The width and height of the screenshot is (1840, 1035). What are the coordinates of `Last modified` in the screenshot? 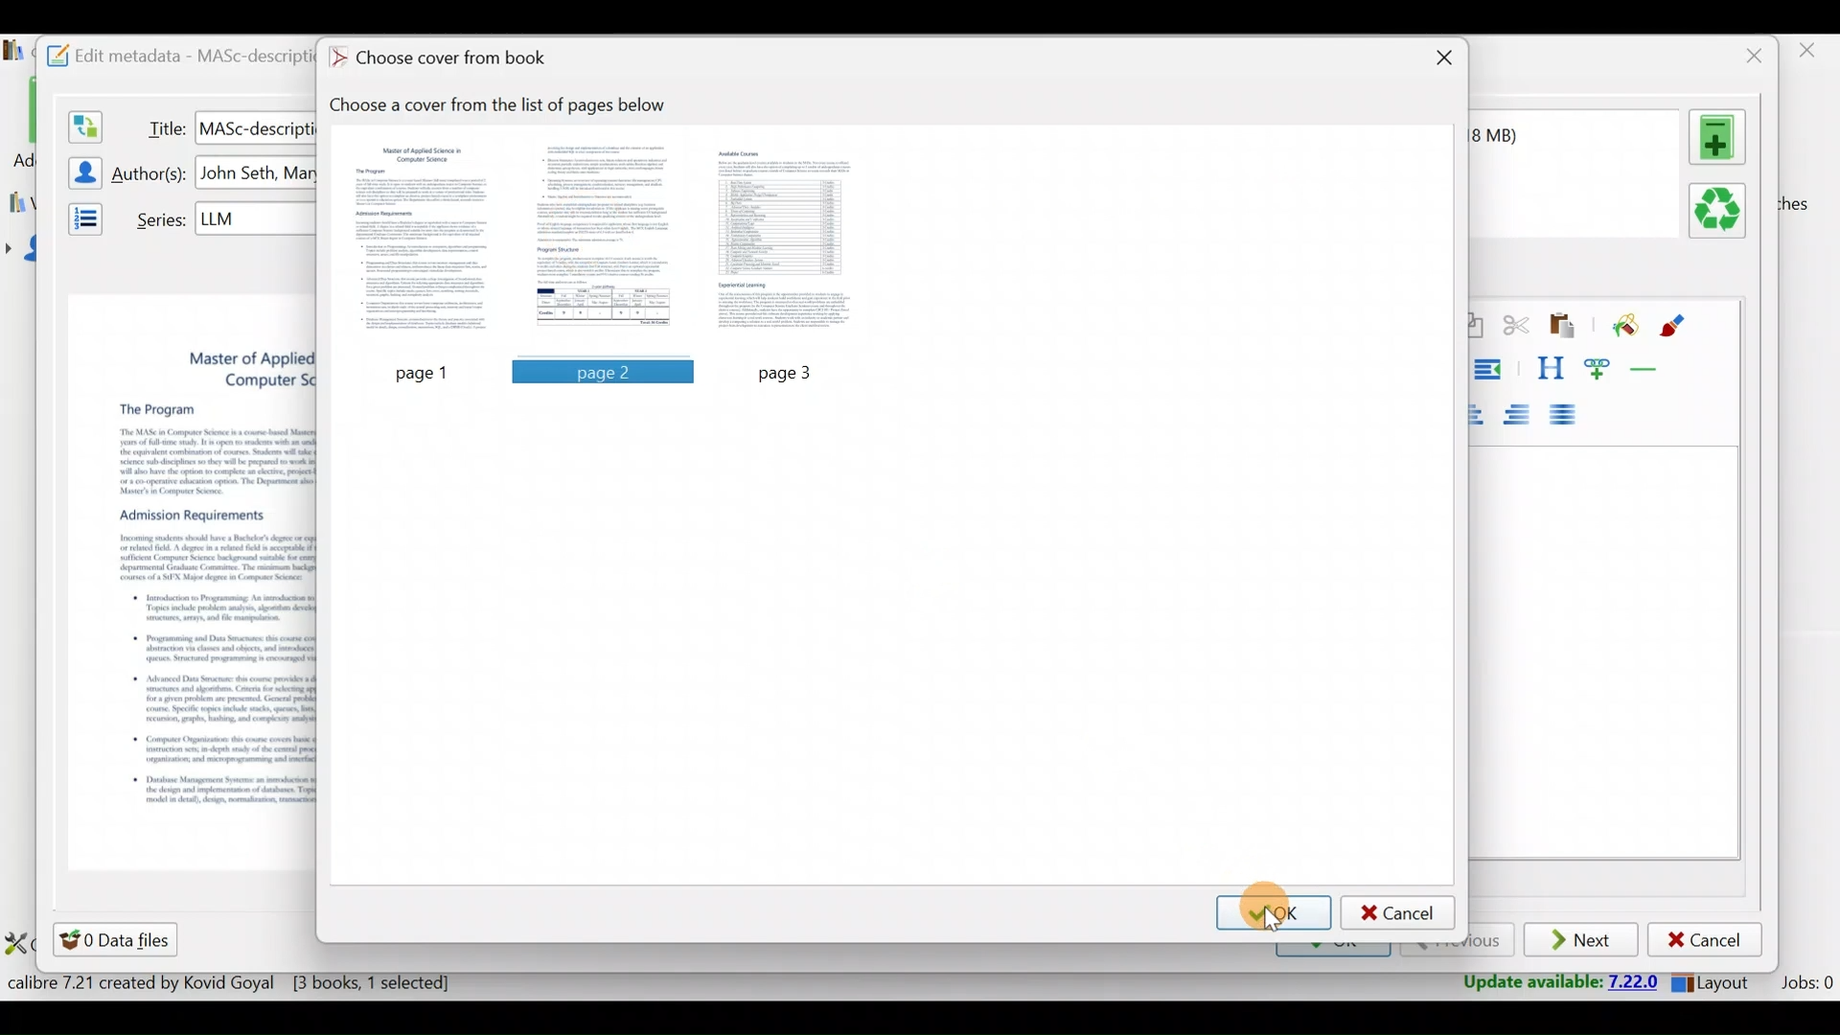 It's located at (1520, 135).